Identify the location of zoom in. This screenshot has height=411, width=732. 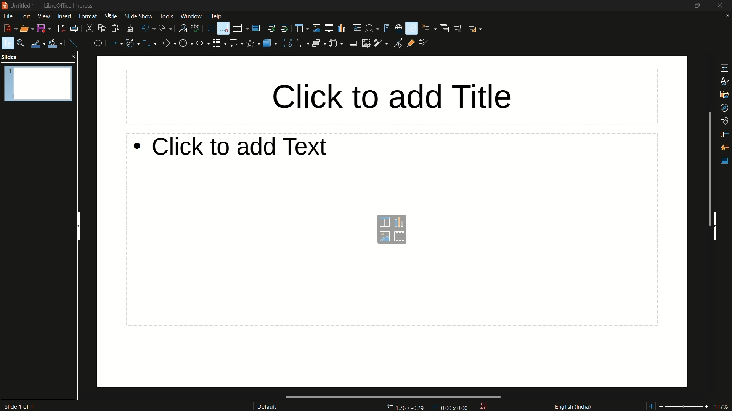
(706, 408).